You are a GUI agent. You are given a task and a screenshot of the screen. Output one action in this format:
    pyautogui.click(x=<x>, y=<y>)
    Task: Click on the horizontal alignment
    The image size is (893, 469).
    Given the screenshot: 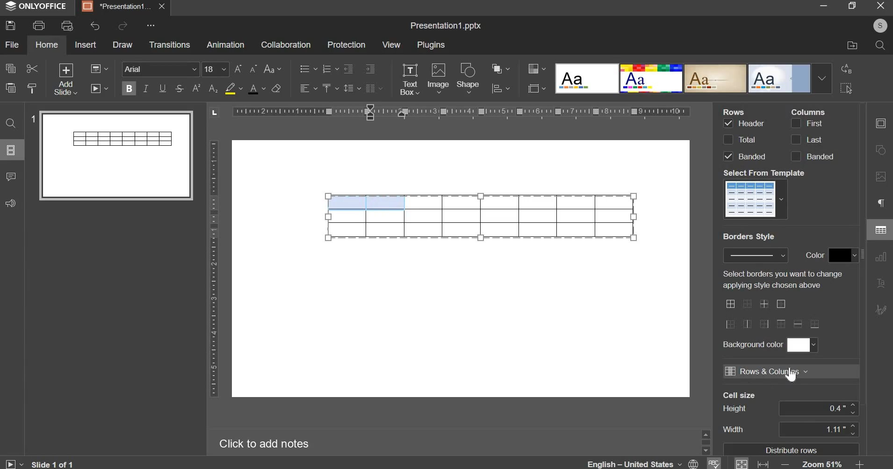 What is the action you would take?
    pyautogui.click(x=308, y=88)
    